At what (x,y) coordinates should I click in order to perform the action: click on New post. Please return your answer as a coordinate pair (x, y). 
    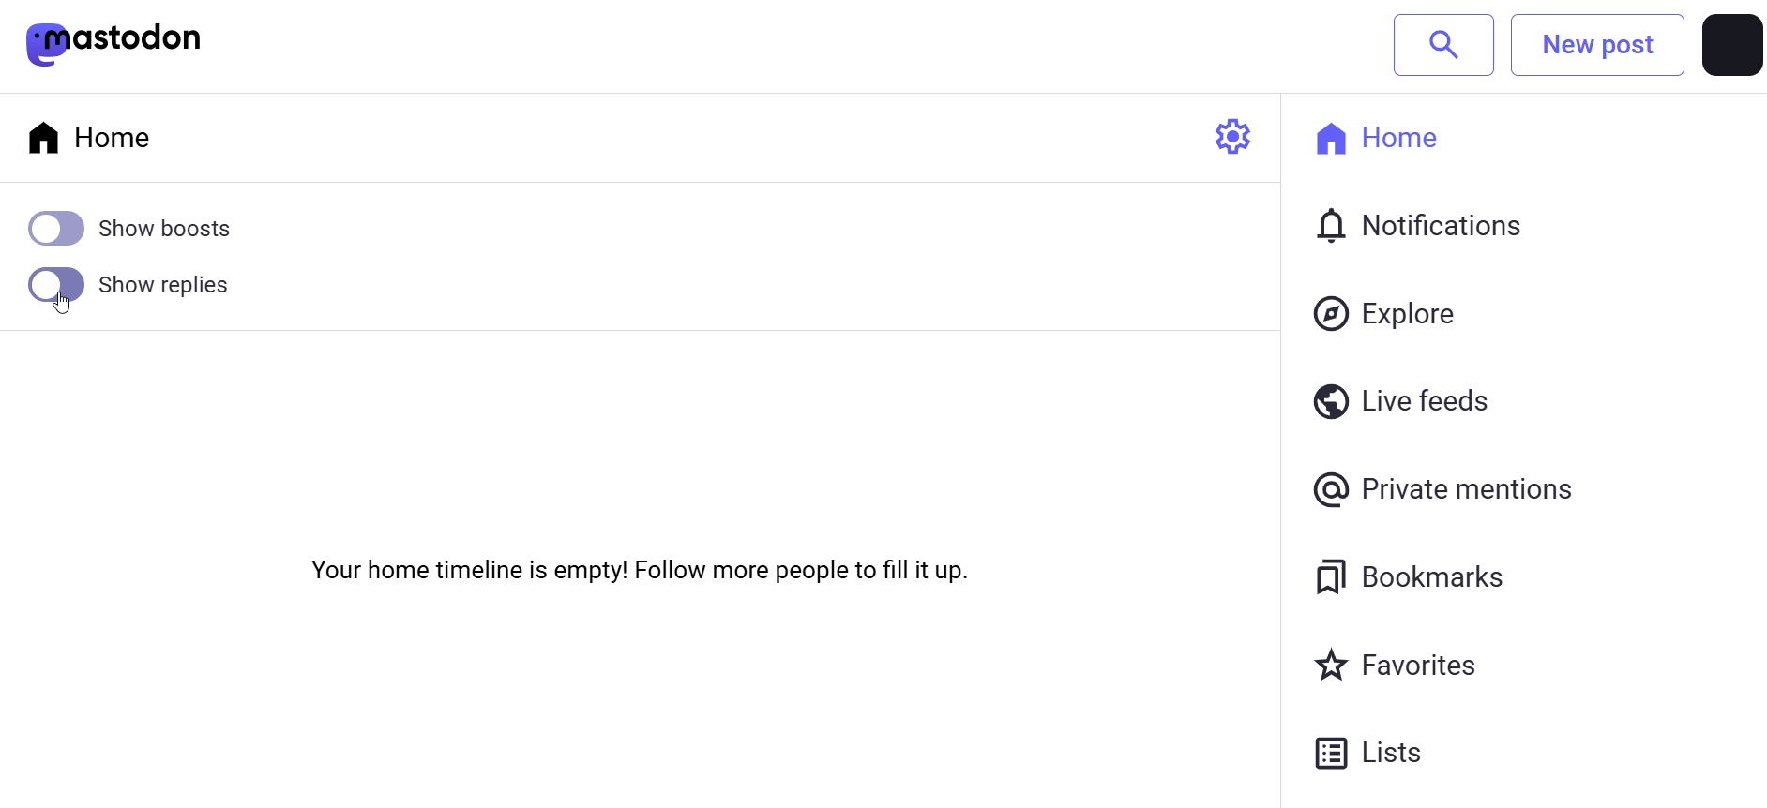
    Looking at the image, I should click on (1599, 45).